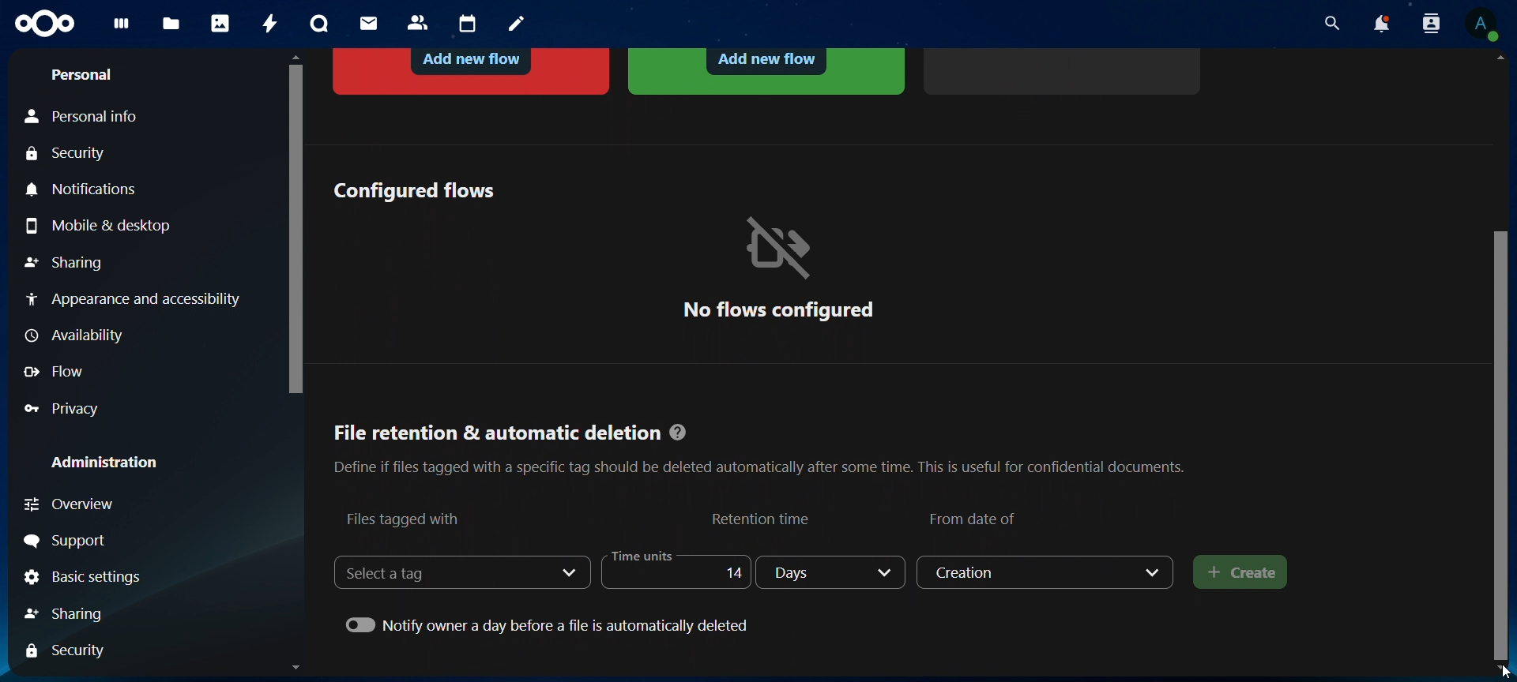 The image size is (1517, 682). Describe the element at coordinates (1380, 24) in the screenshot. I see `notifications` at that location.